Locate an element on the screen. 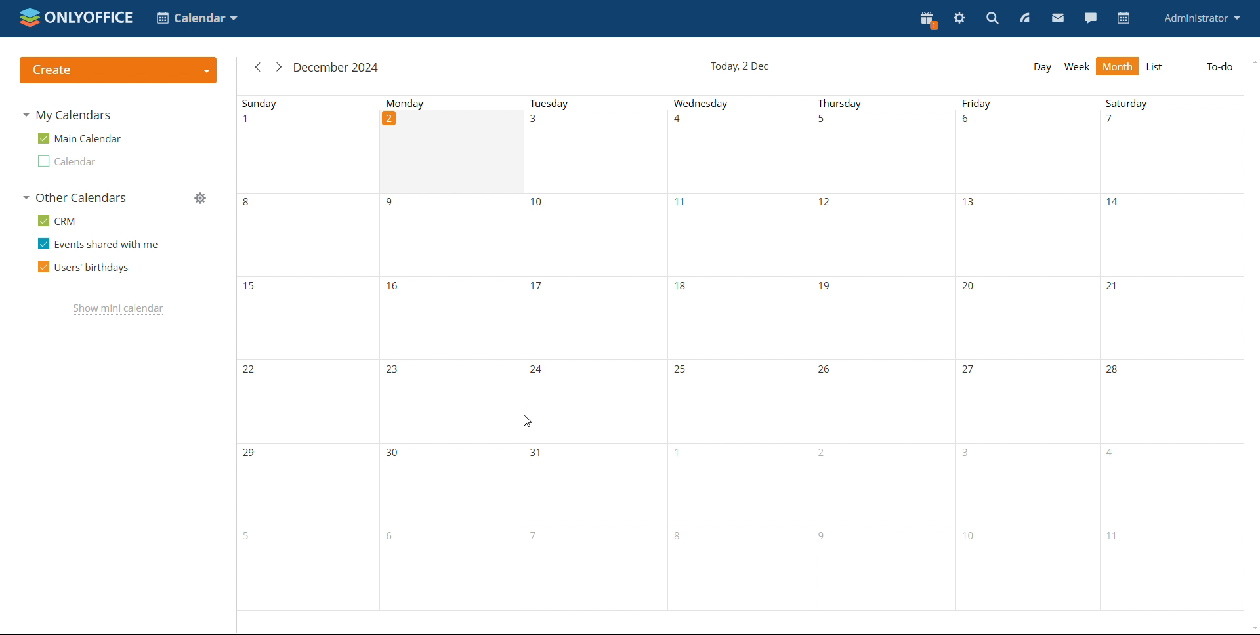 The height and width of the screenshot is (635, 1260). week view is located at coordinates (1076, 68).